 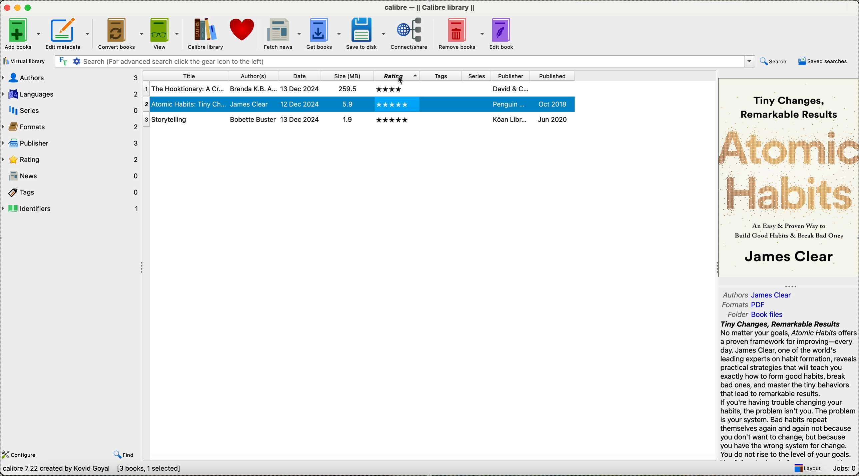 I want to click on Layout, so click(x=805, y=469).